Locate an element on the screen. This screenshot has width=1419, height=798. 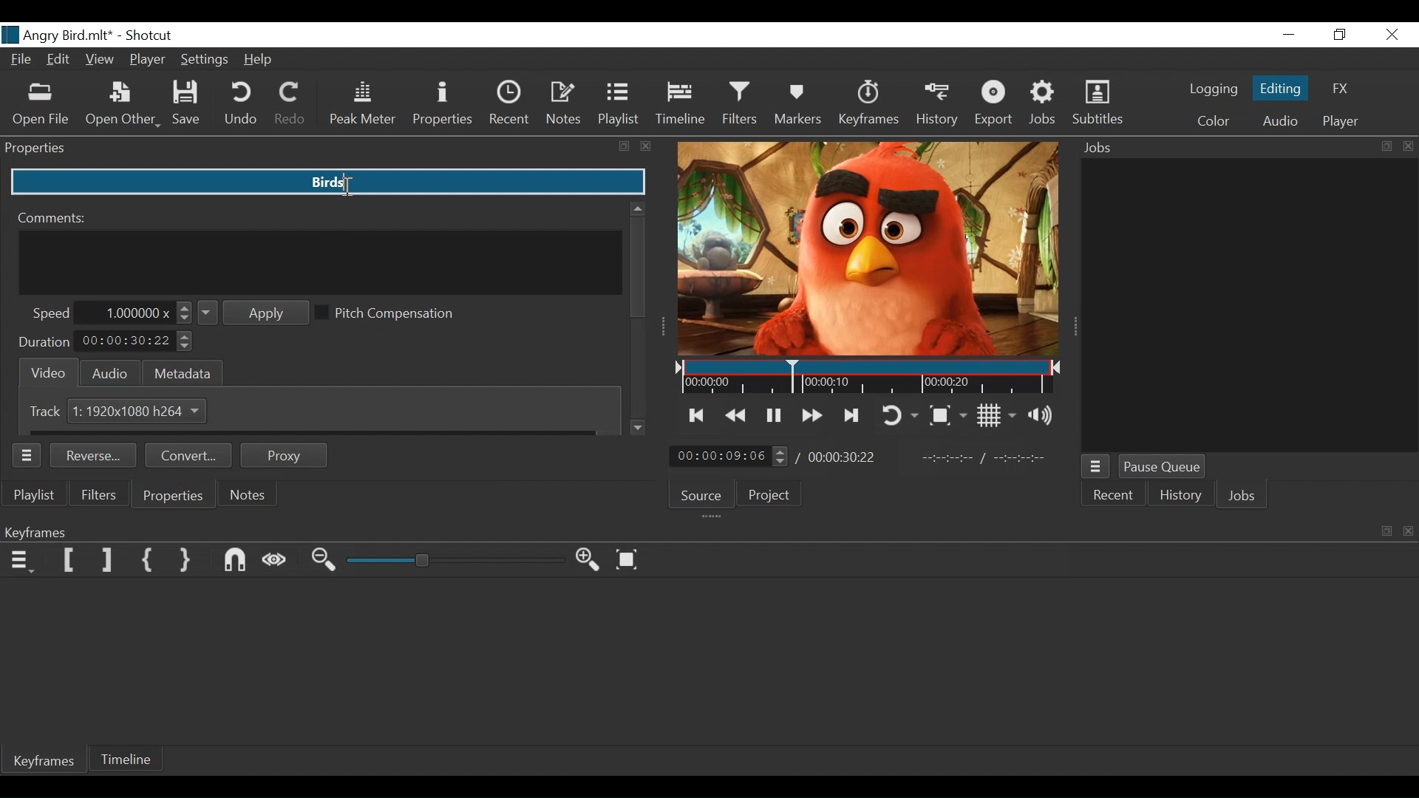
Player is located at coordinates (149, 59).